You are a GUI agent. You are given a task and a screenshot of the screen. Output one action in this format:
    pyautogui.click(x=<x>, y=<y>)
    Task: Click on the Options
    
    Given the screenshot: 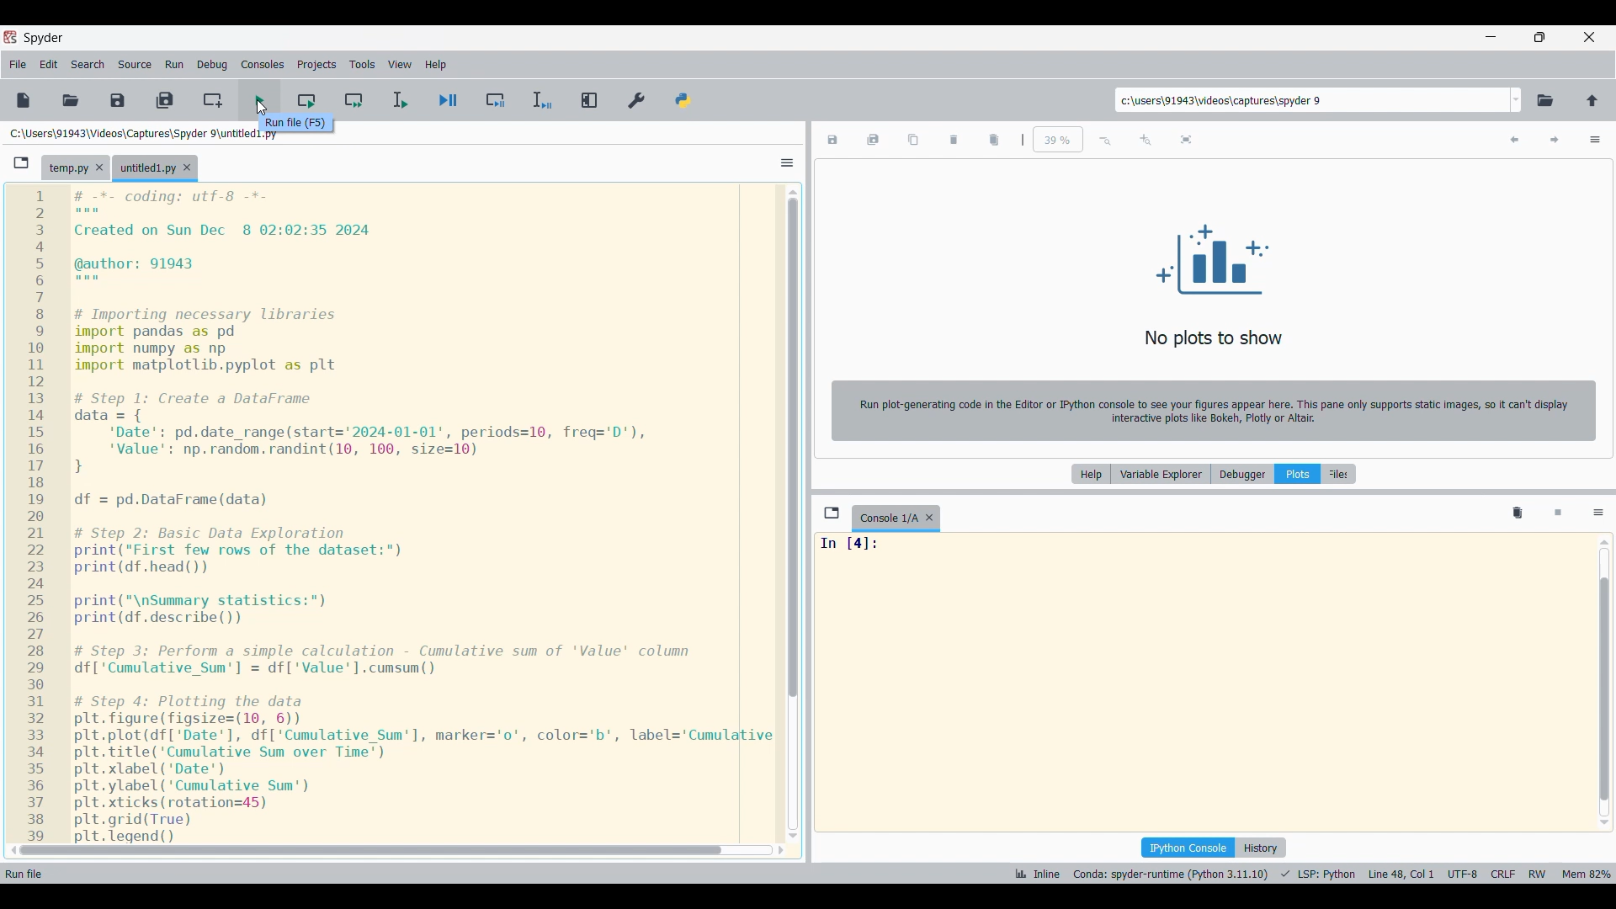 What is the action you would take?
    pyautogui.click(x=1599, y=514)
    